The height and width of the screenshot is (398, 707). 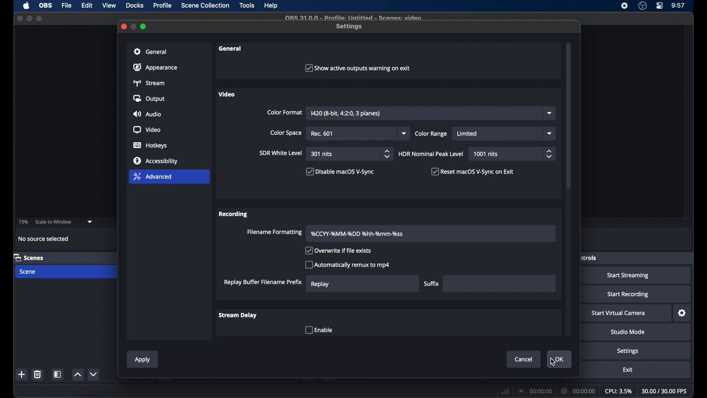 I want to click on settings, so click(x=628, y=351).